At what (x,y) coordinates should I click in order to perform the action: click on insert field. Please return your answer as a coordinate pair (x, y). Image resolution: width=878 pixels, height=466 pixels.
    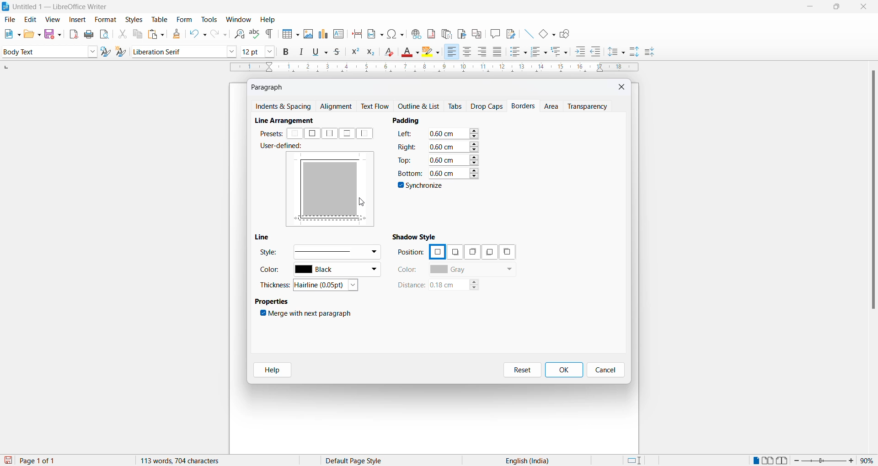
    Looking at the image, I should click on (375, 32).